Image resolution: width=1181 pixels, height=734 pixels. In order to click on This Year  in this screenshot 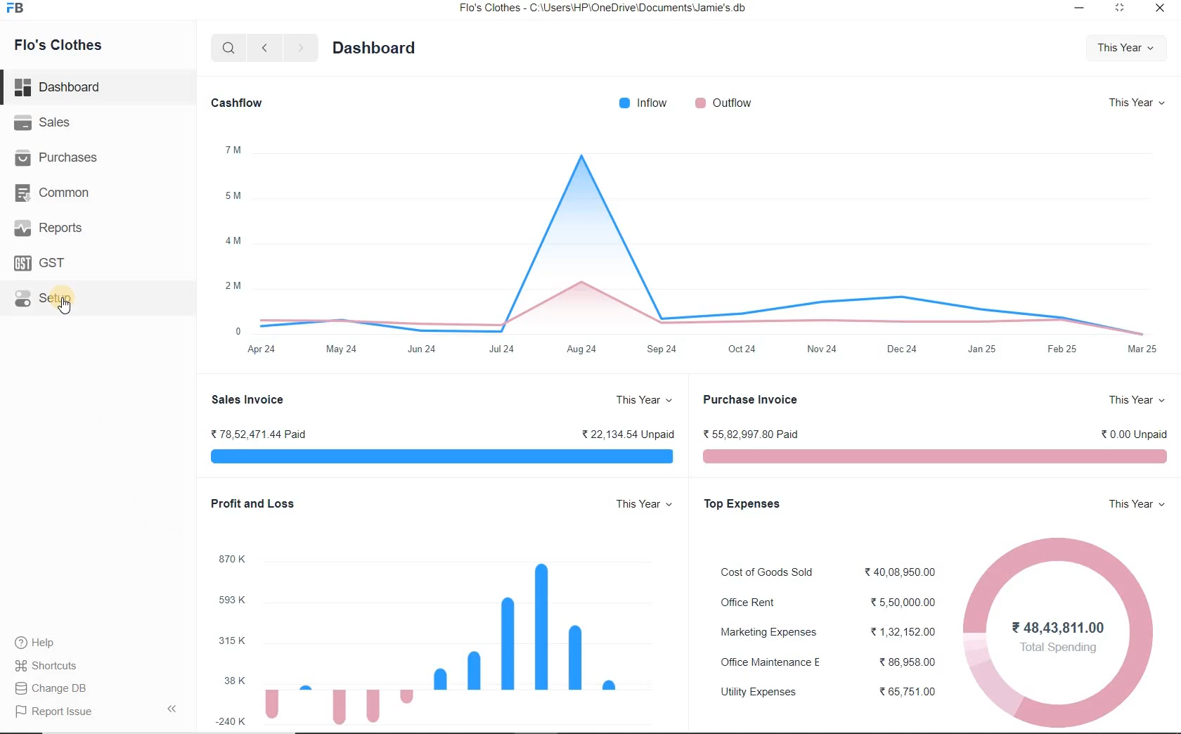, I will do `click(1136, 504)`.